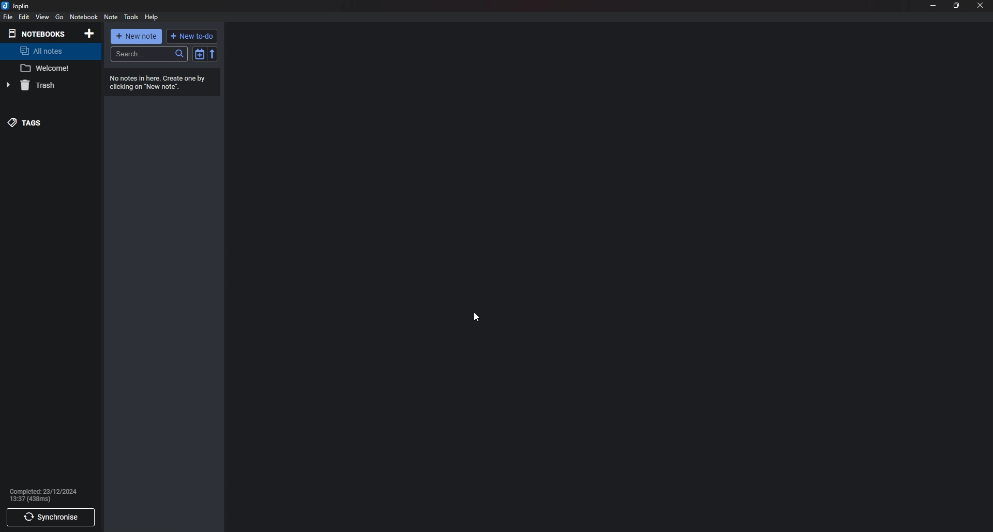 Image resolution: width=993 pixels, height=532 pixels. What do you see at coordinates (48, 69) in the screenshot?
I see `Welcome` at bounding box center [48, 69].